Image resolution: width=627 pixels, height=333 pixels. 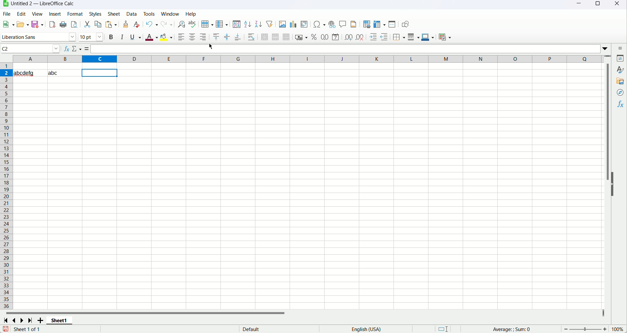 I want to click on export directly as PDF, so click(x=52, y=24).